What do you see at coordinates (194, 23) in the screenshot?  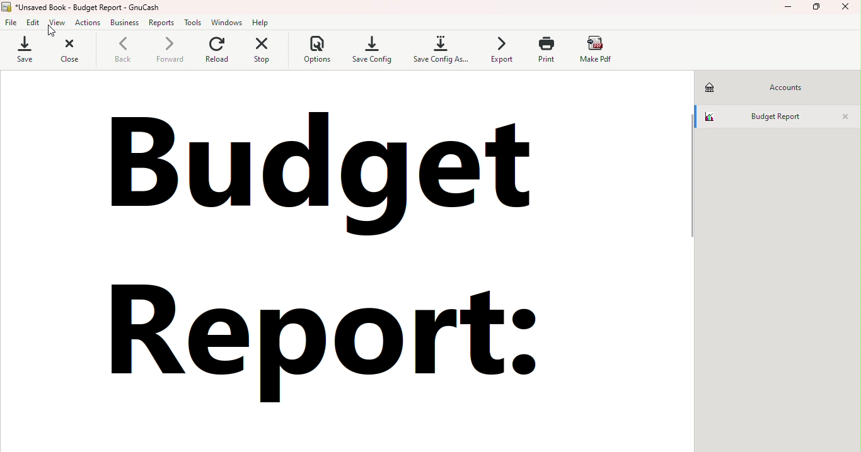 I see `Tools` at bounding box center [194, 23].